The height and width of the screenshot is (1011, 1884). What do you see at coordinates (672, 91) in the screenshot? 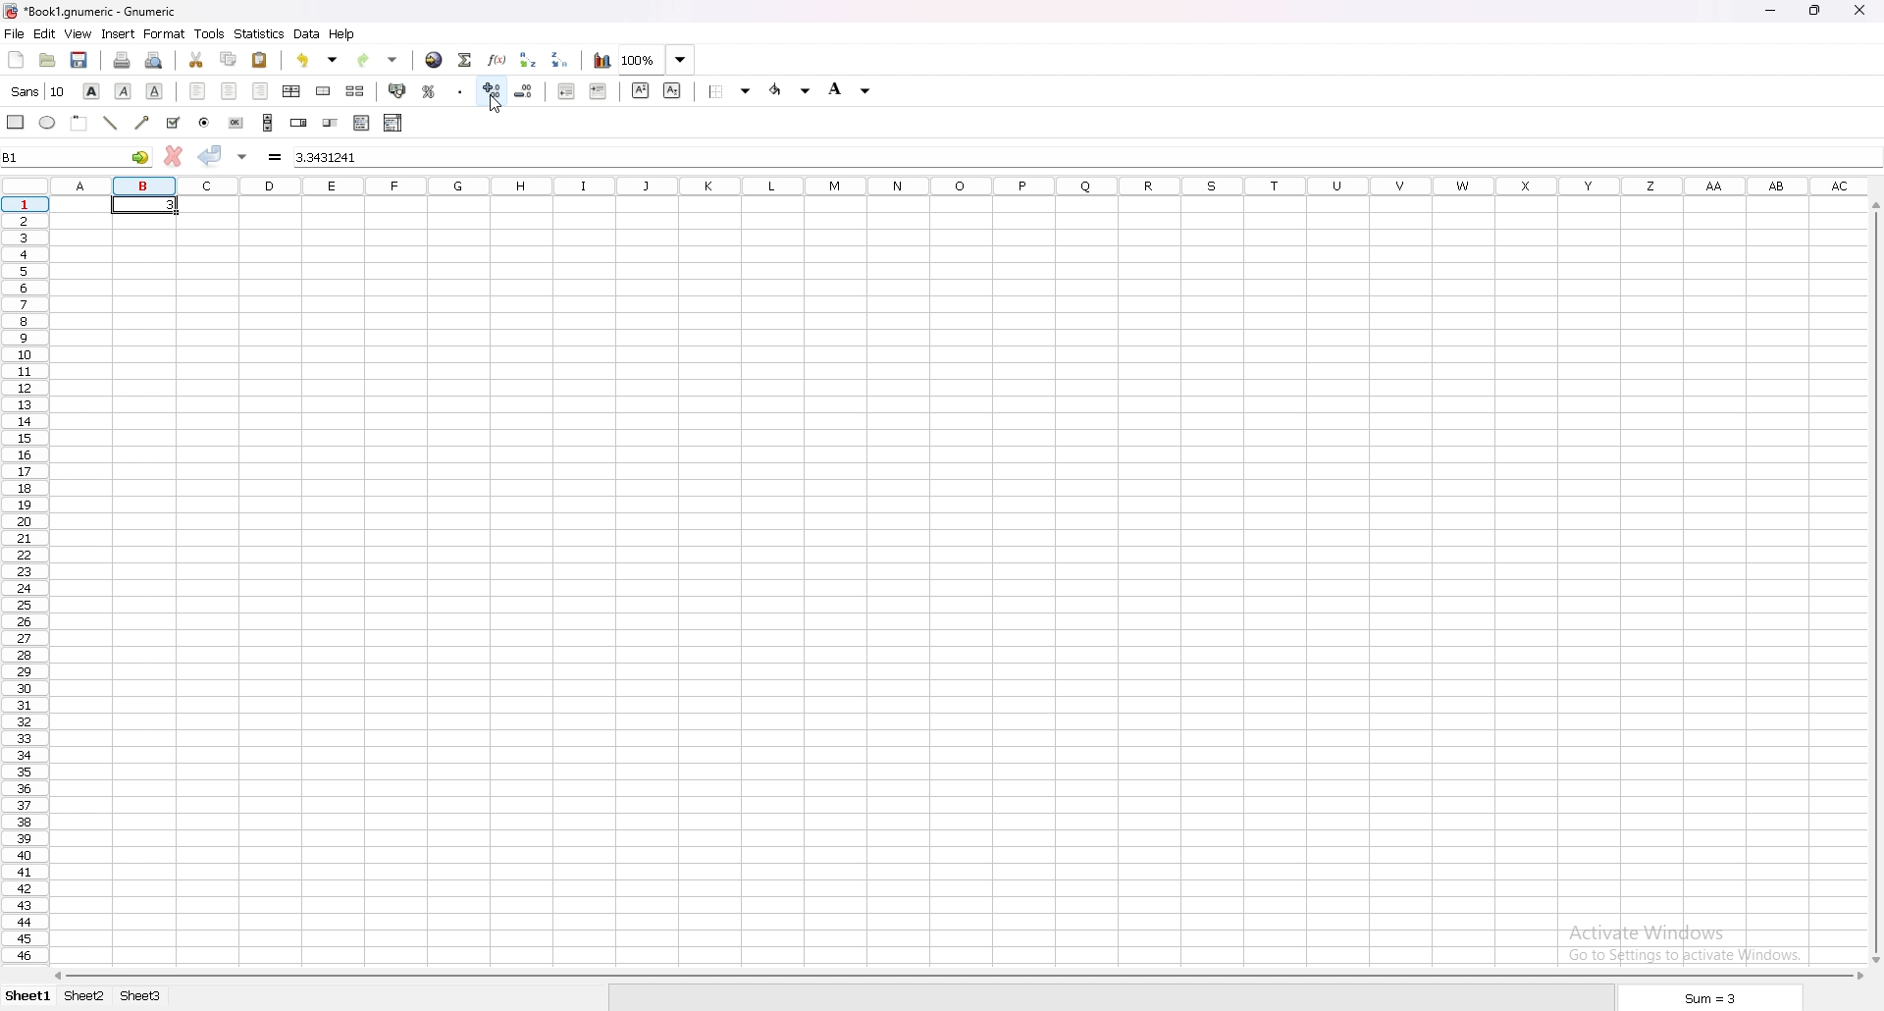
I see `subscript` at bounding box center [672, 91].